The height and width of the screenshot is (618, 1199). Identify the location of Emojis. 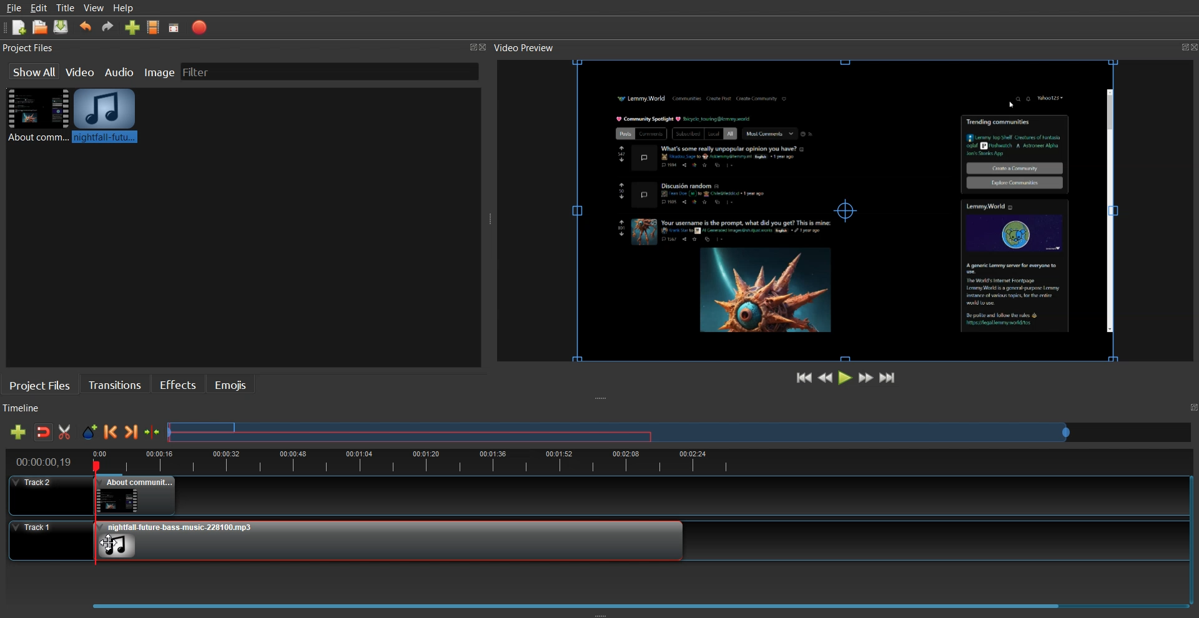
(232, 384).